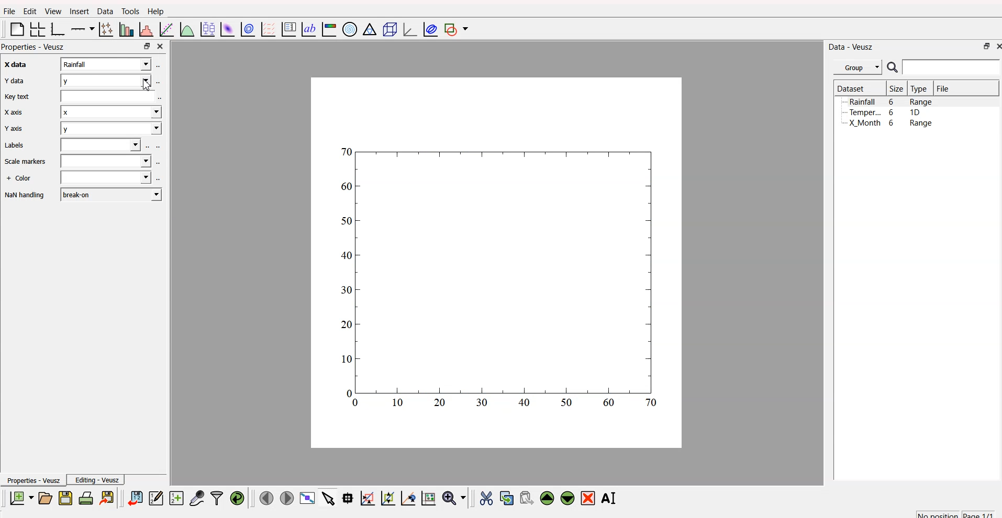 This screenshot has height=518, width=1002. I want to click on plot box plots, so click(207, 28).